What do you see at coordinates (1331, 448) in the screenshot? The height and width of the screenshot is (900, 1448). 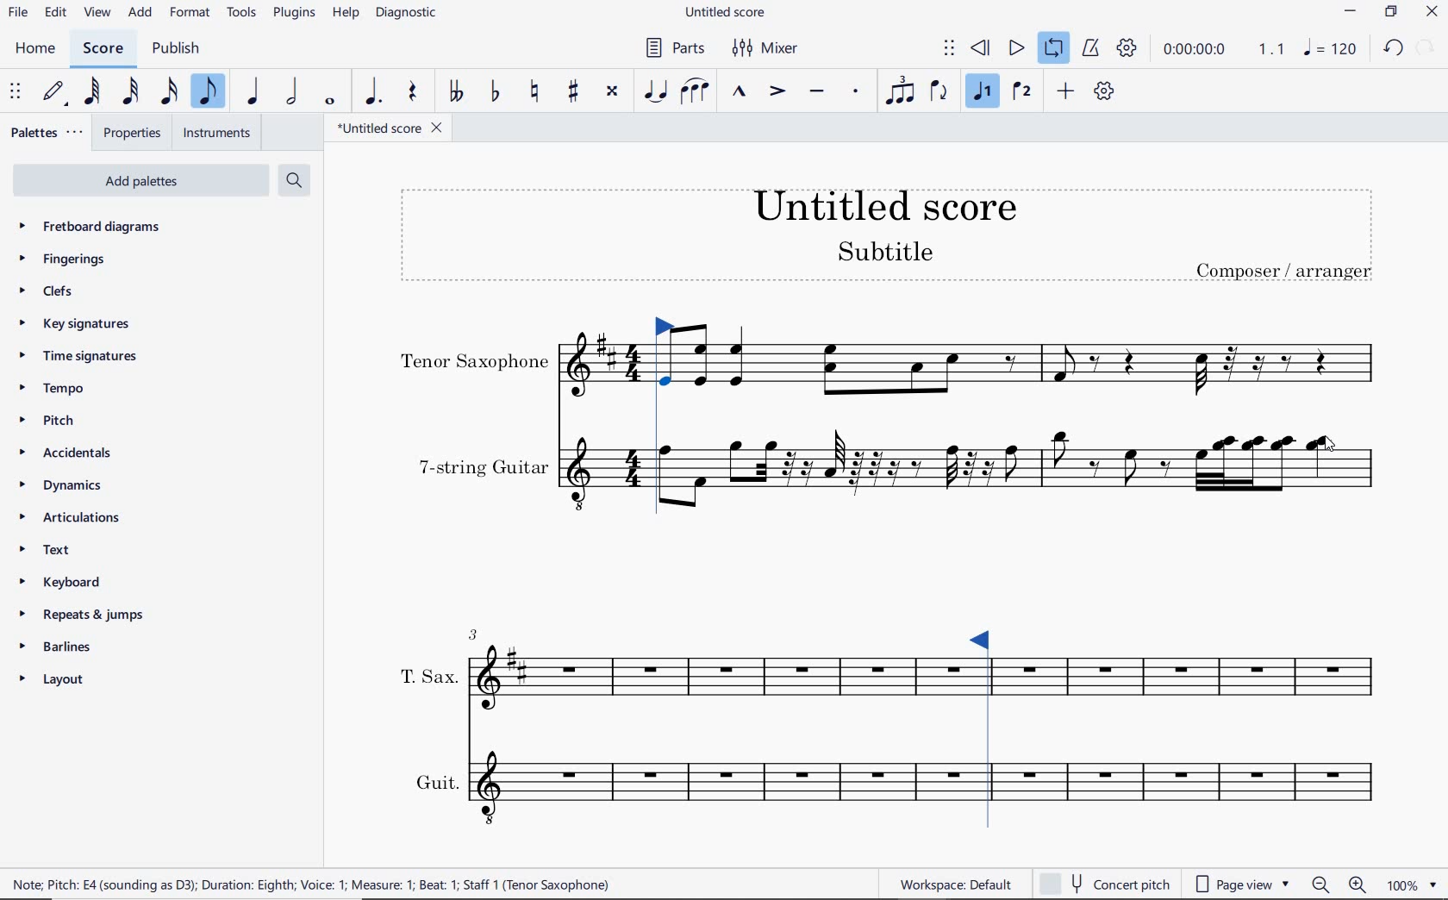 I see `cursor` at bounding box center [1331, 448].